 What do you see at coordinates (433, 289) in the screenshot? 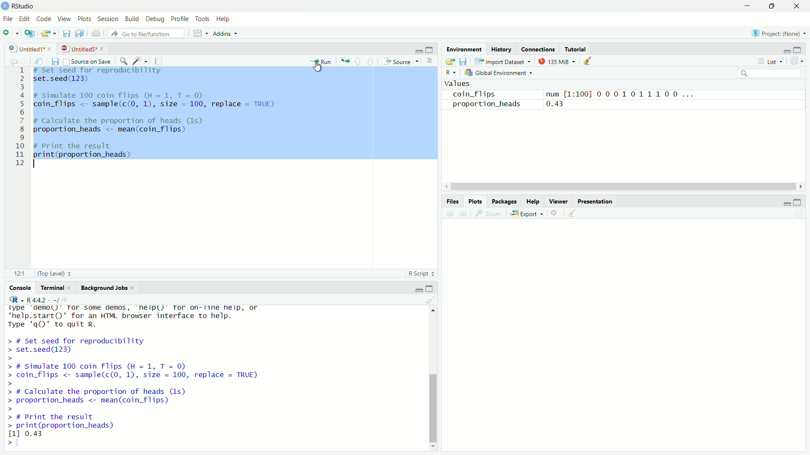
I see `maximize` at bounding box center [433, 289].